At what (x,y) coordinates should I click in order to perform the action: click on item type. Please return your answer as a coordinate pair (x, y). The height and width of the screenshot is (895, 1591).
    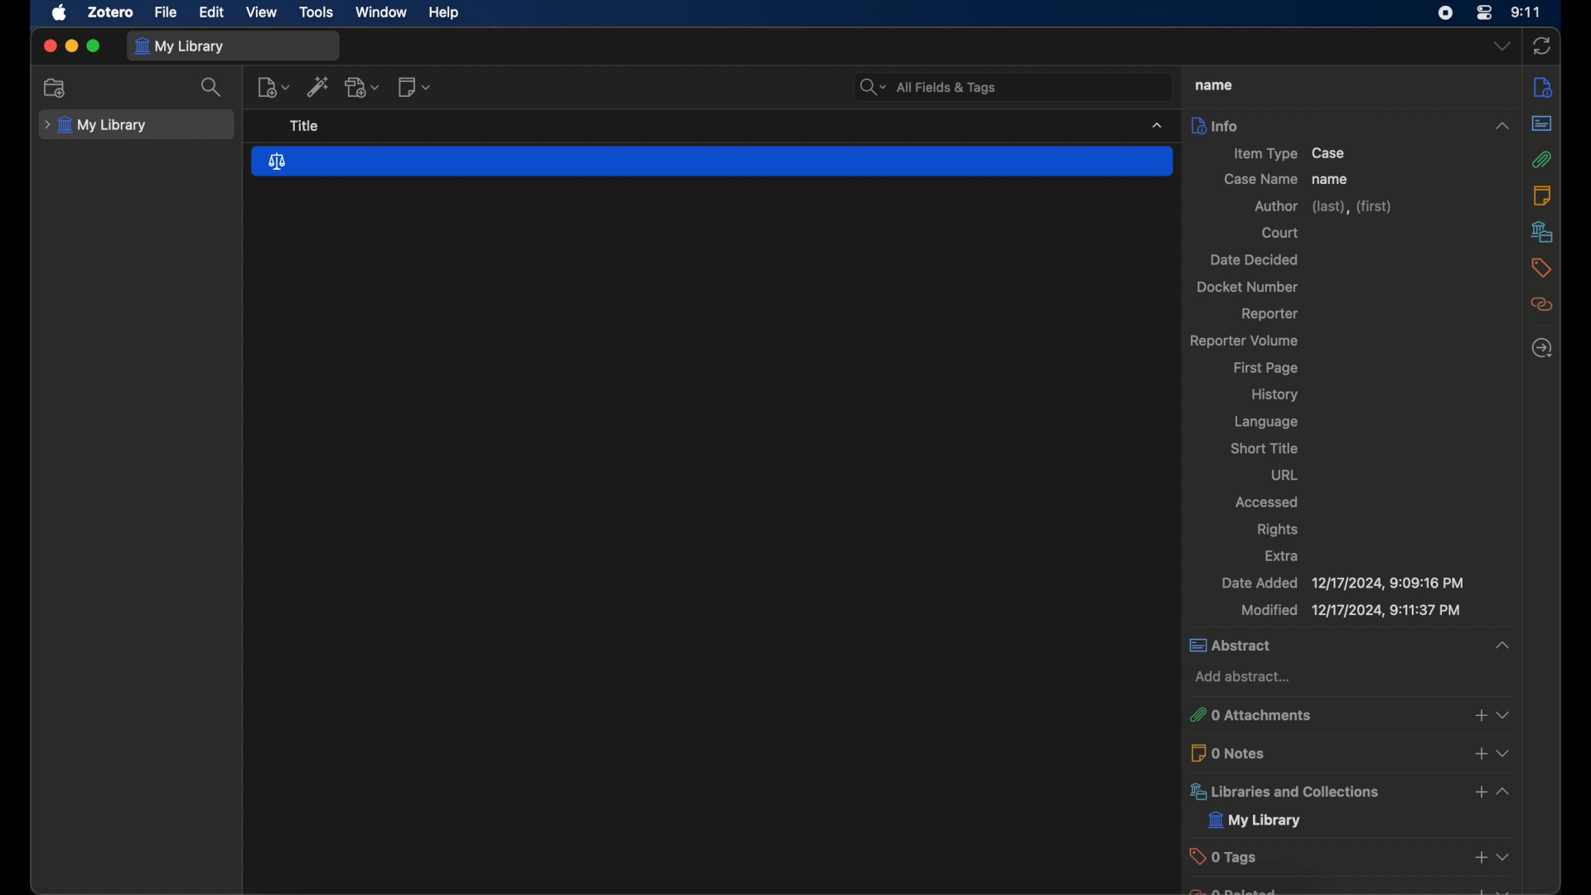
    Looking at the image, I should click on (1288, 152).